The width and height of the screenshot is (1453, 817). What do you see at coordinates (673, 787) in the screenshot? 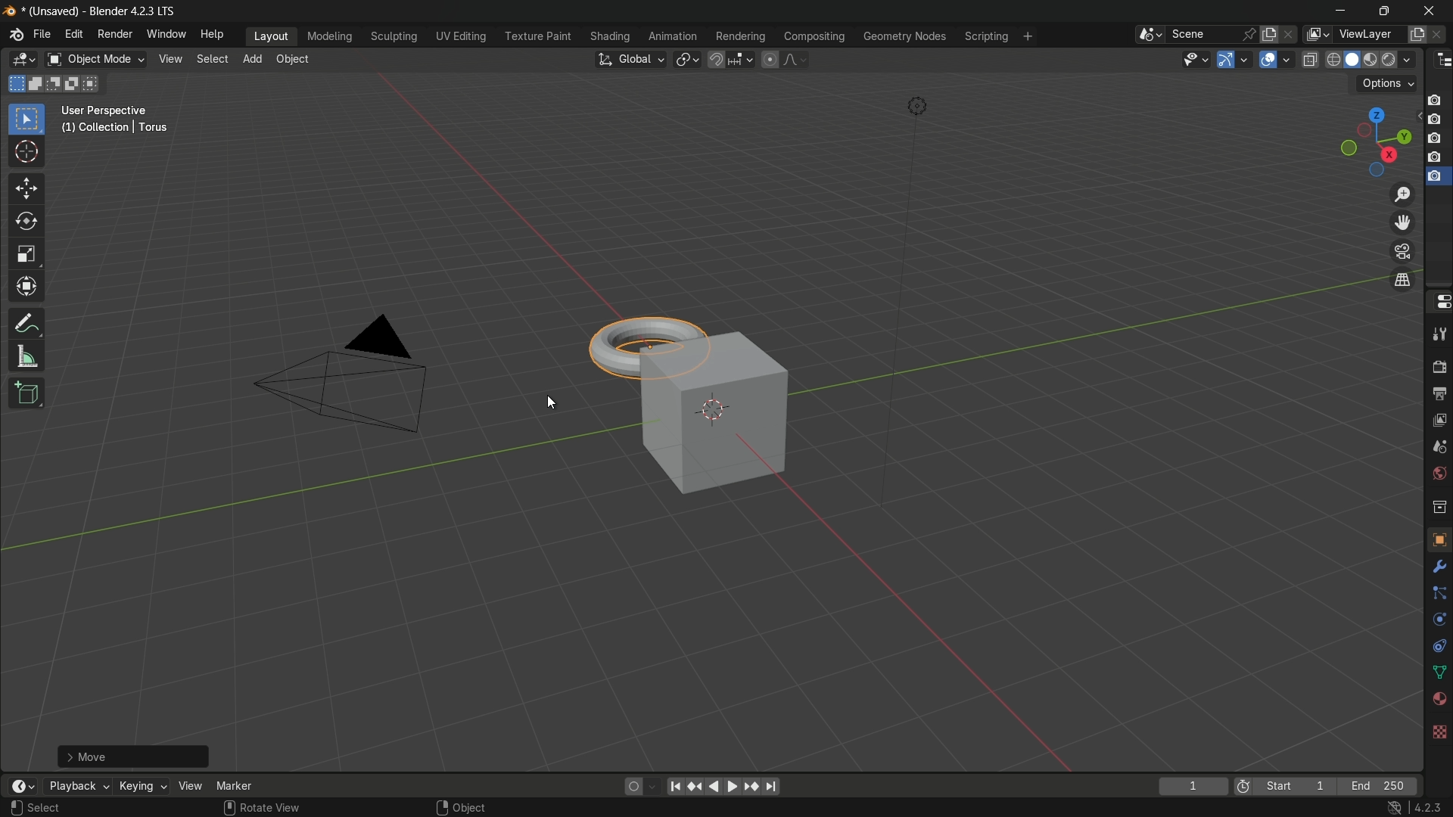
I see `jump to endpoint` at bounding box center [673, 787].